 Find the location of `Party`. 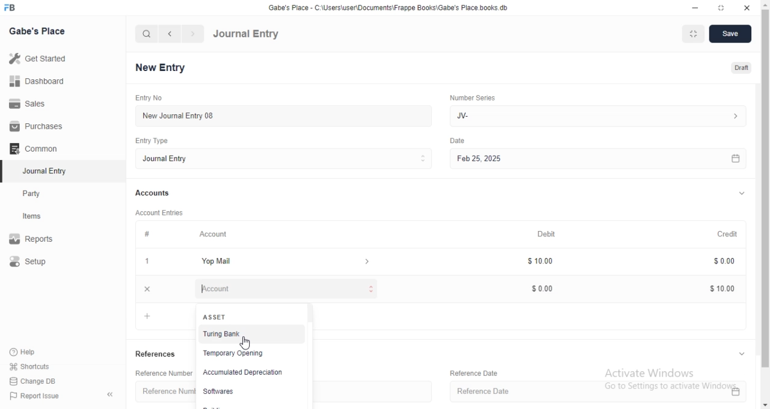

Party is located at coordinates (43, 194).